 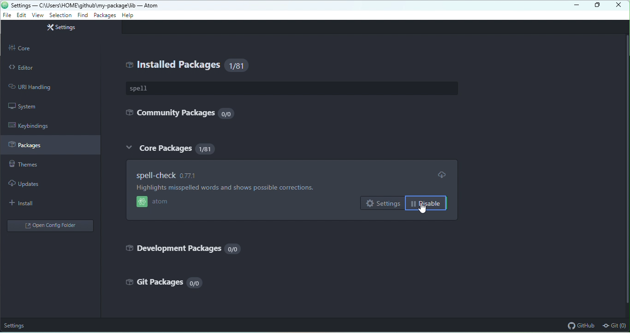 What do you see at coordinates (423, 208) in the screenshot?
I see `cursor` at bounding box center [423, 208].